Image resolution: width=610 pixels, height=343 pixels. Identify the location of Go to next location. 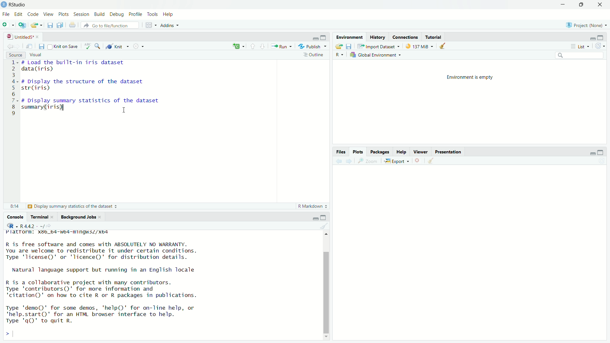
(18, 46).